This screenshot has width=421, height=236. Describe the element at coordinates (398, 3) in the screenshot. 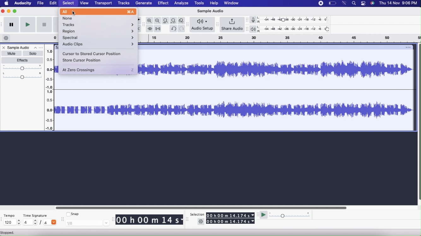

I see `Date & time` at that location.